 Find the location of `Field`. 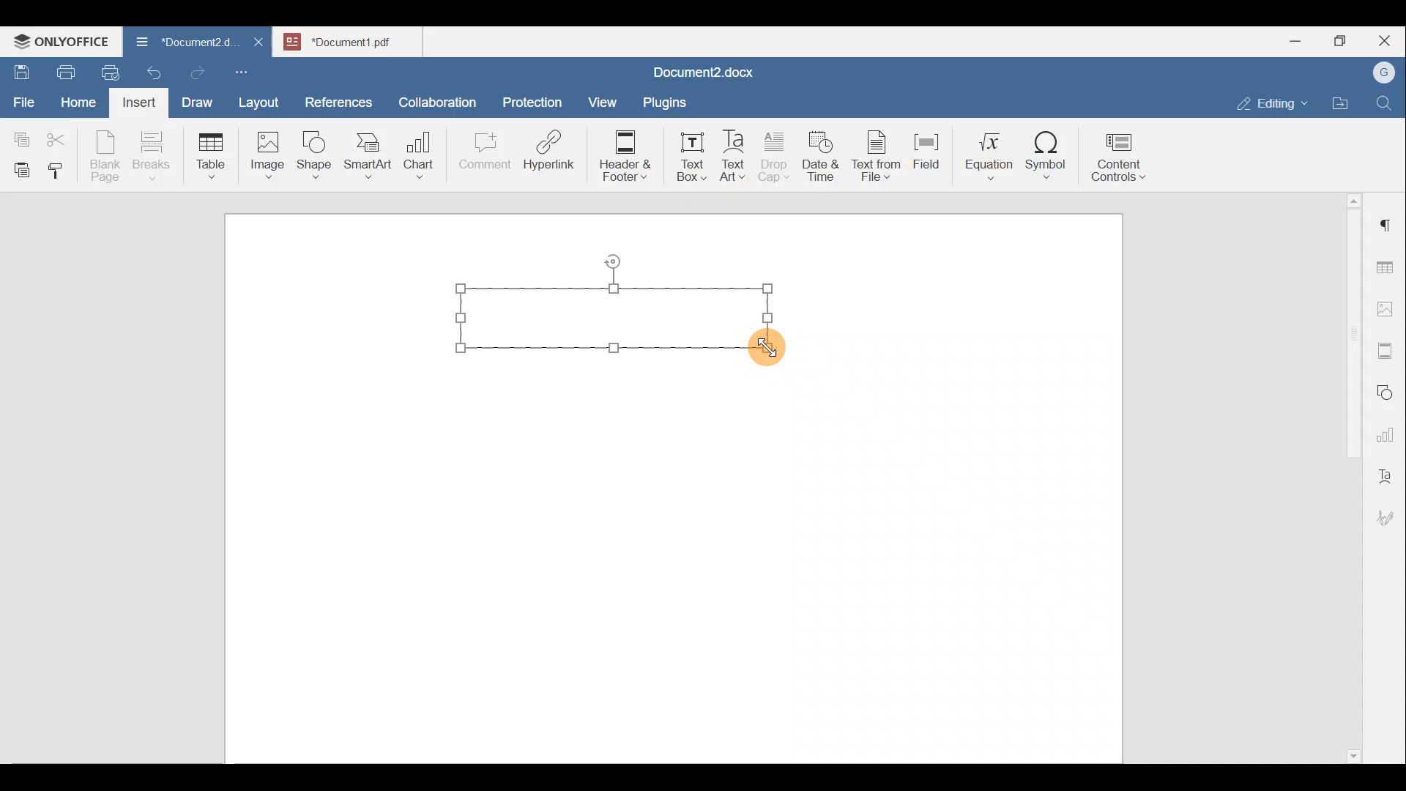

Field is located at coordinates (926, 149).